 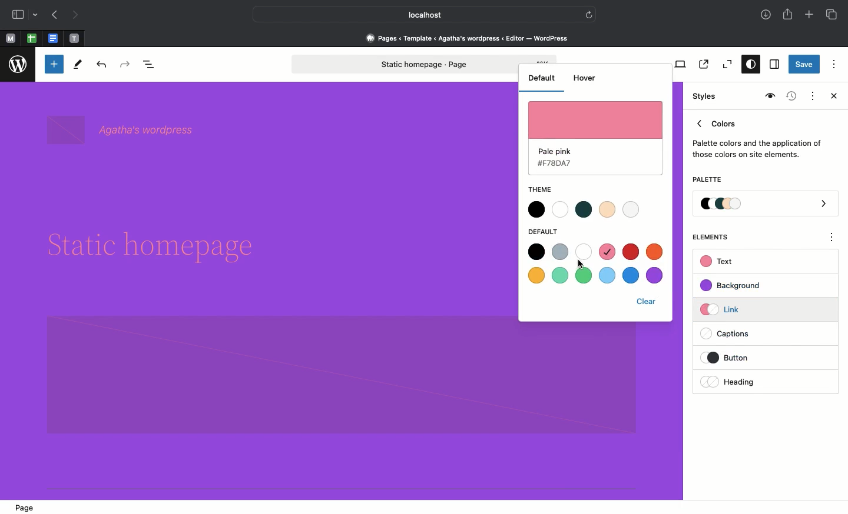 I want to click on Style book, so click(x=768, y=96).